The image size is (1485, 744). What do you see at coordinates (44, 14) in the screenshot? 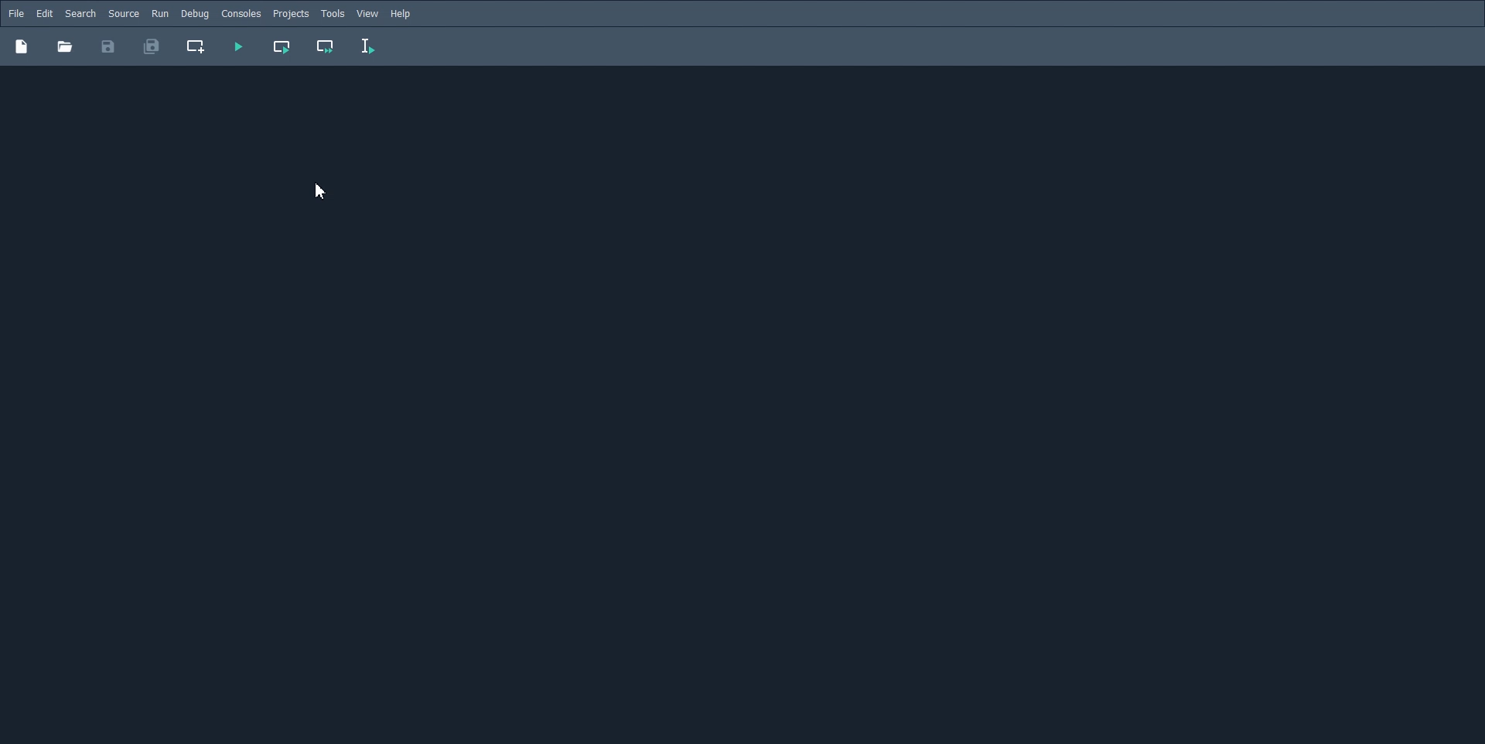
I see `Edit` at bounding box center [44, 14].